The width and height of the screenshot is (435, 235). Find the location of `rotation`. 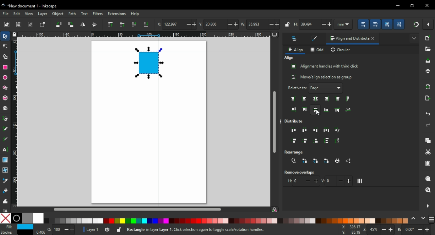

rotation is located at coordinates (415, 230).